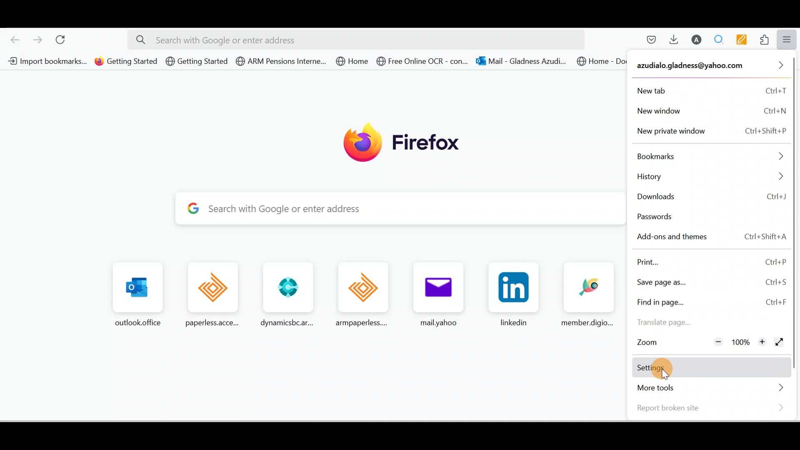 The height and width of the screenshot is (450, 800). I want to click on Bookmark 2, so click(126, 62).